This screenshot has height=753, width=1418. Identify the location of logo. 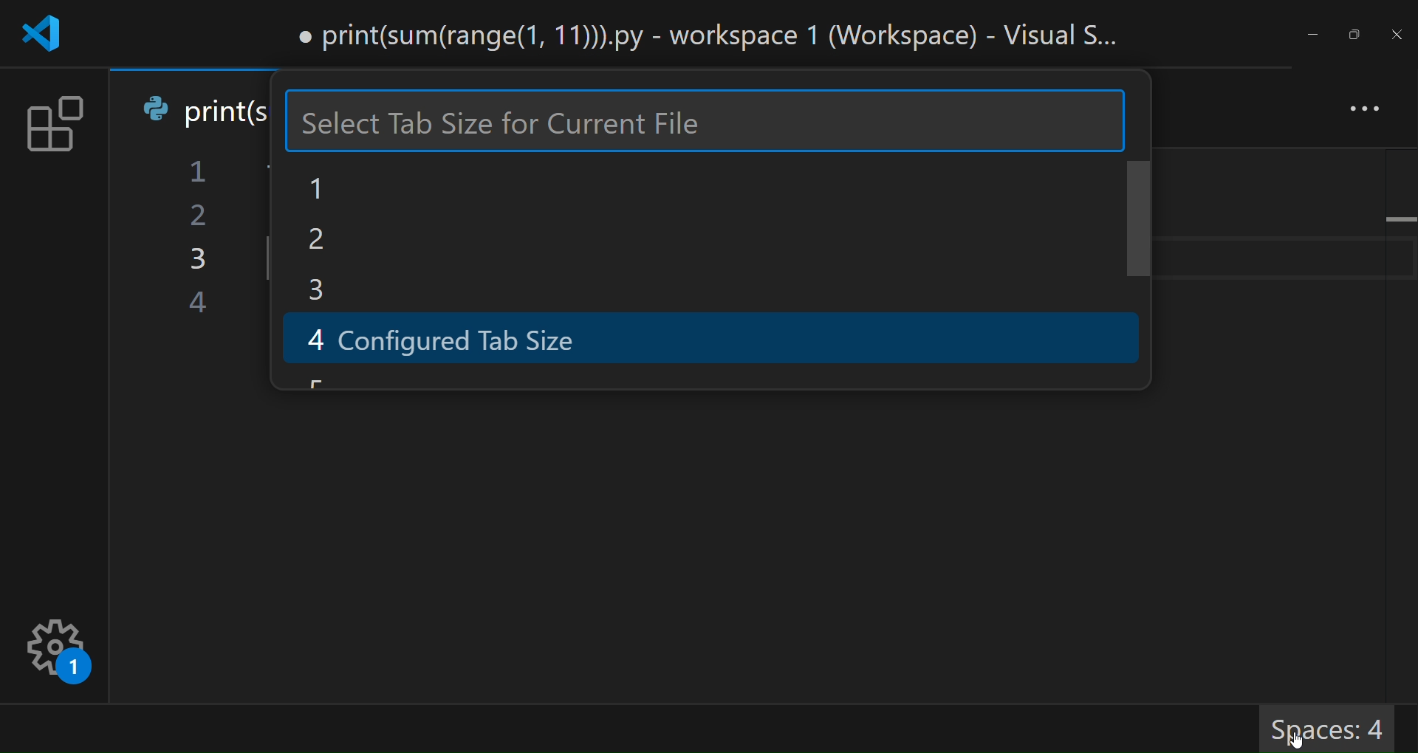
(39, 37).